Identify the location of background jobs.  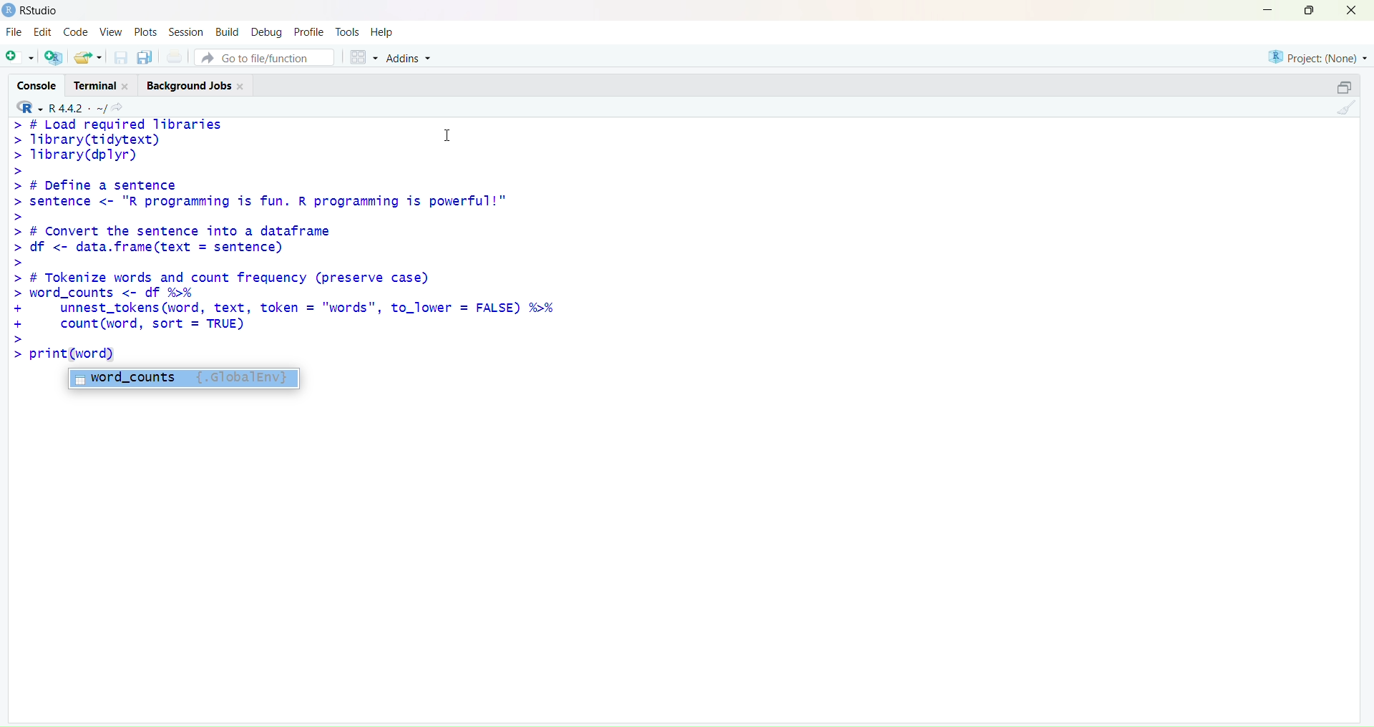
(196, 87).